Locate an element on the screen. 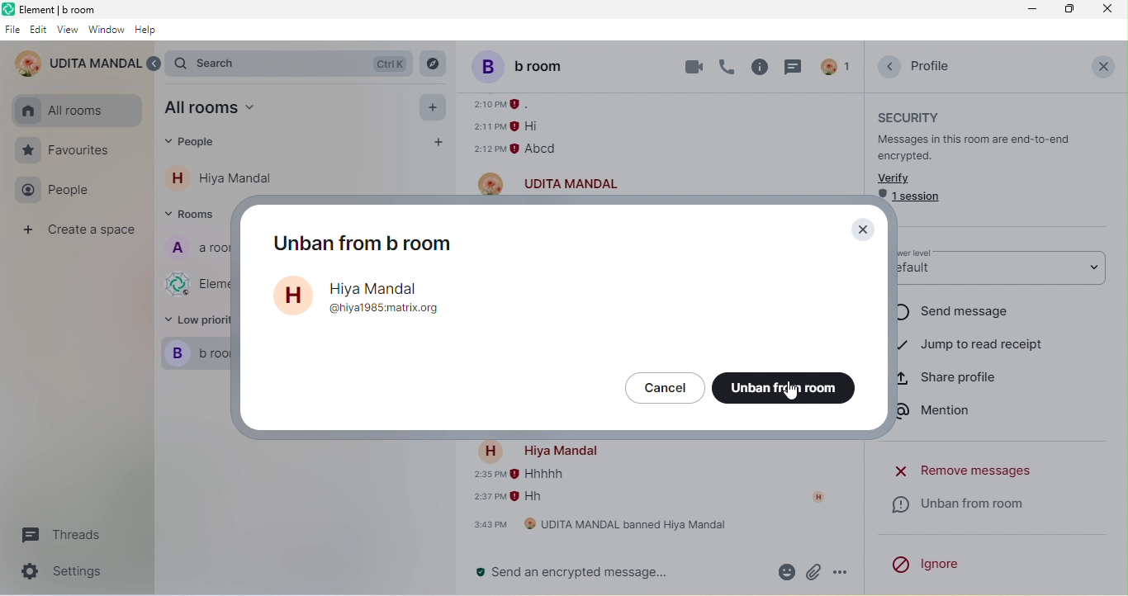 The image size is (1128, 596). remove messages is located at coordinates (968, 469).